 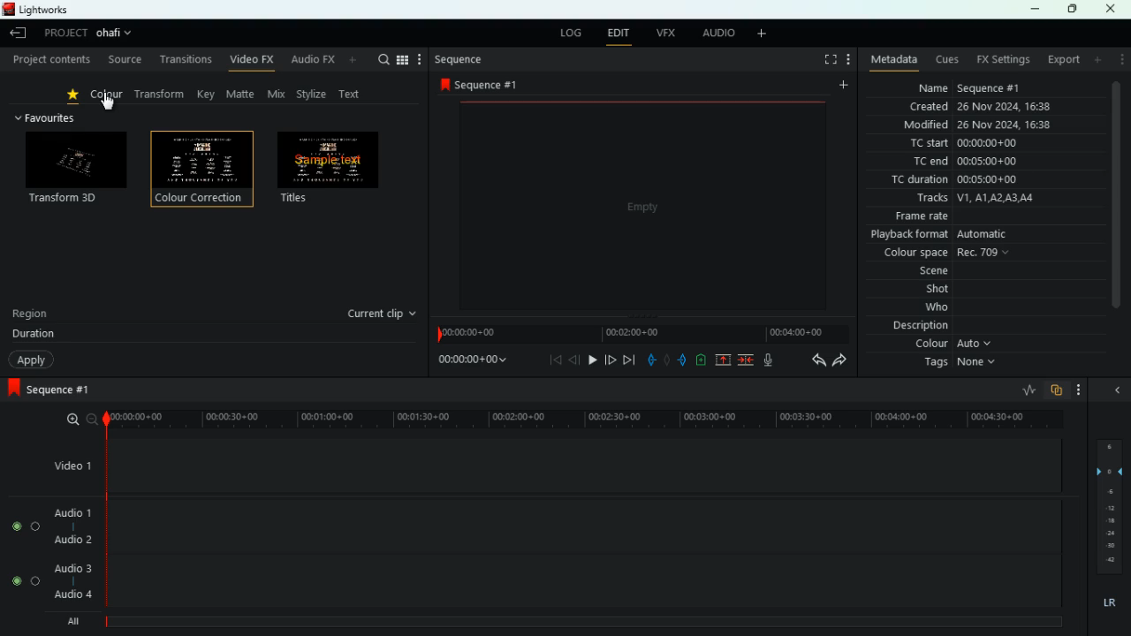 I want to click on stylize, so click(x=314, y=95).